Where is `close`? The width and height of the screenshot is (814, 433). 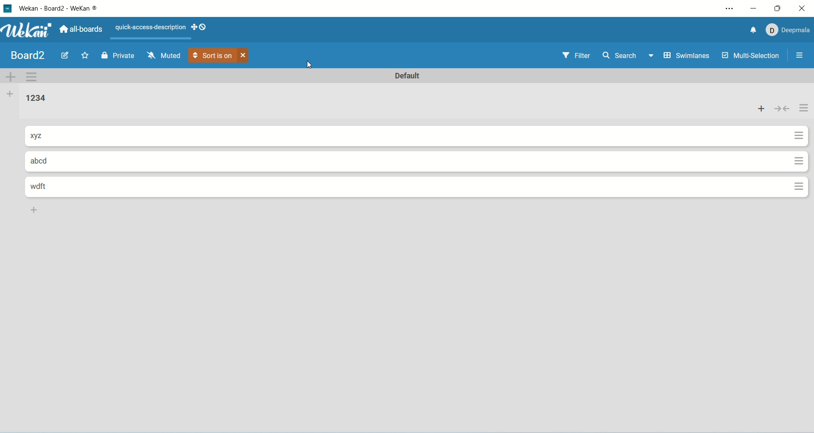 close is located at coordinates (802, 7).